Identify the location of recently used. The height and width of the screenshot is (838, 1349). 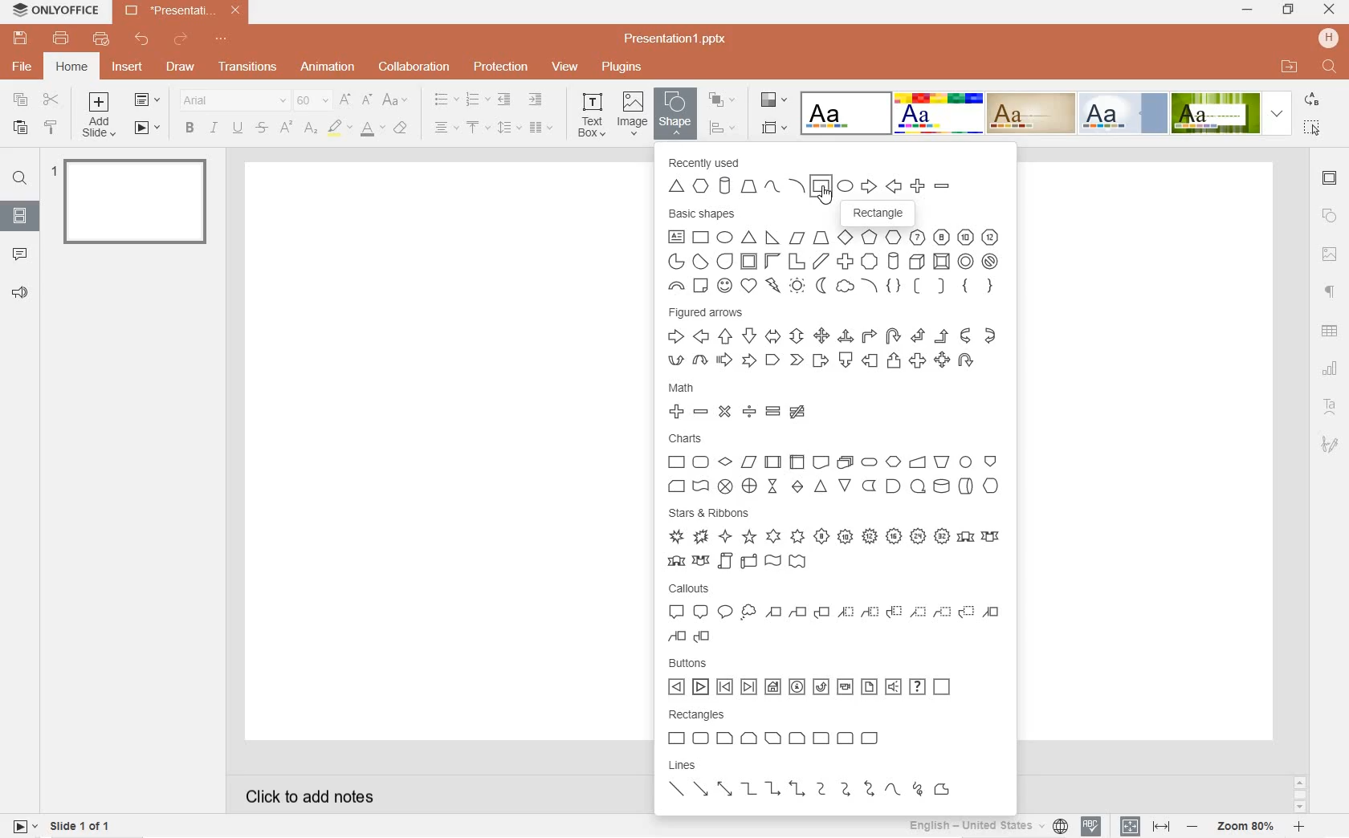
(702, 162).